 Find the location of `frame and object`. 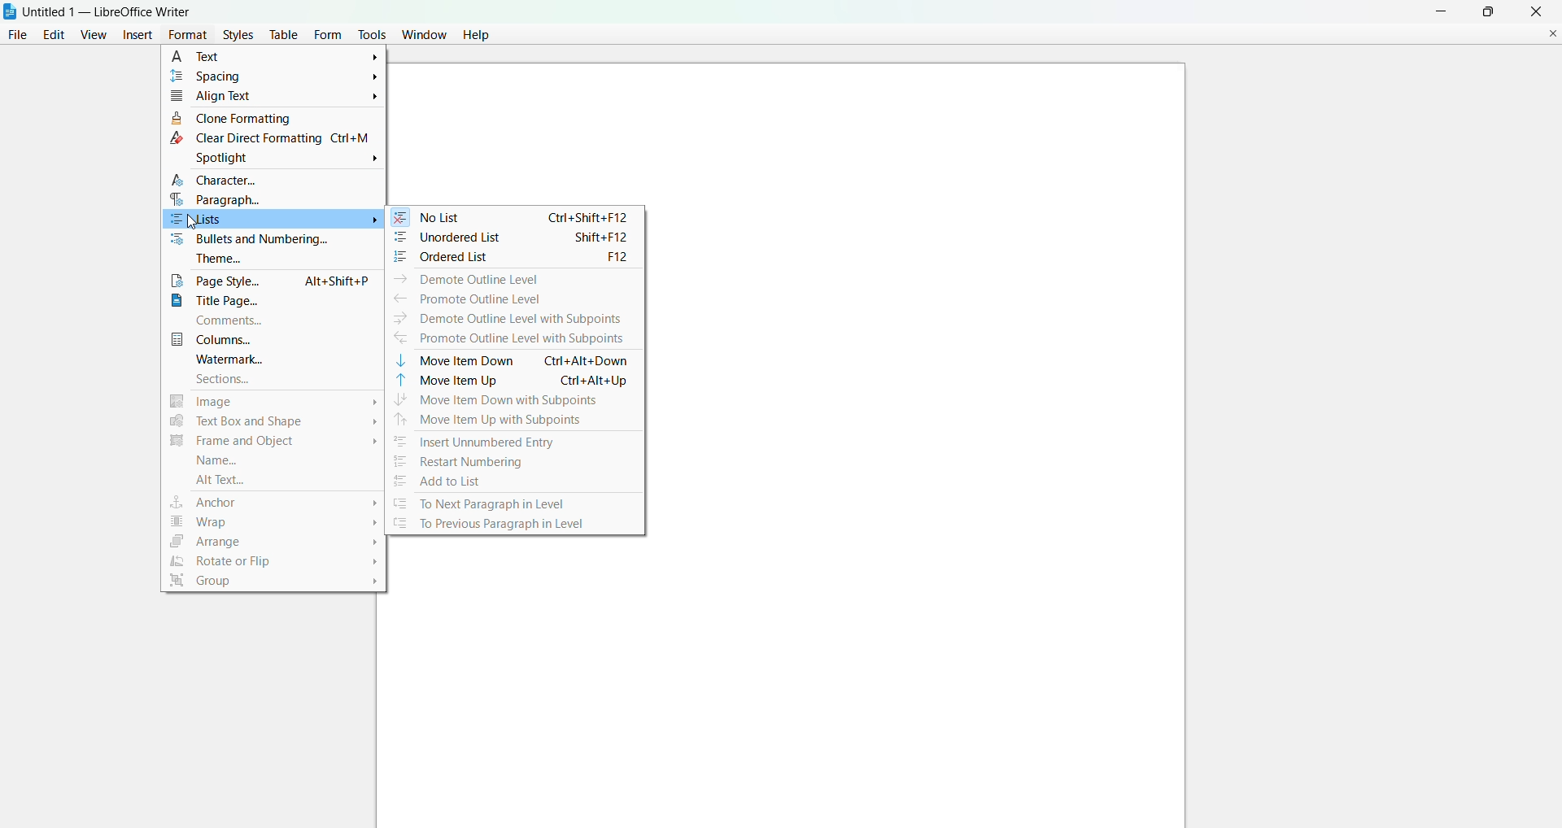

frame and object is located at coordinates (270, 442).